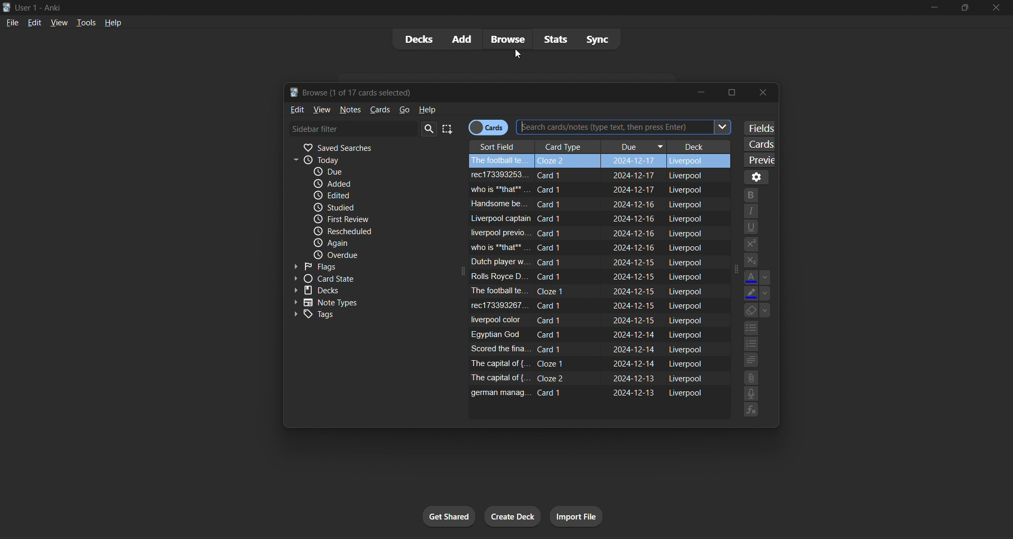  Describe the element at coordinates (761, 128) in the screenshot. I see `customize fields` at that location.